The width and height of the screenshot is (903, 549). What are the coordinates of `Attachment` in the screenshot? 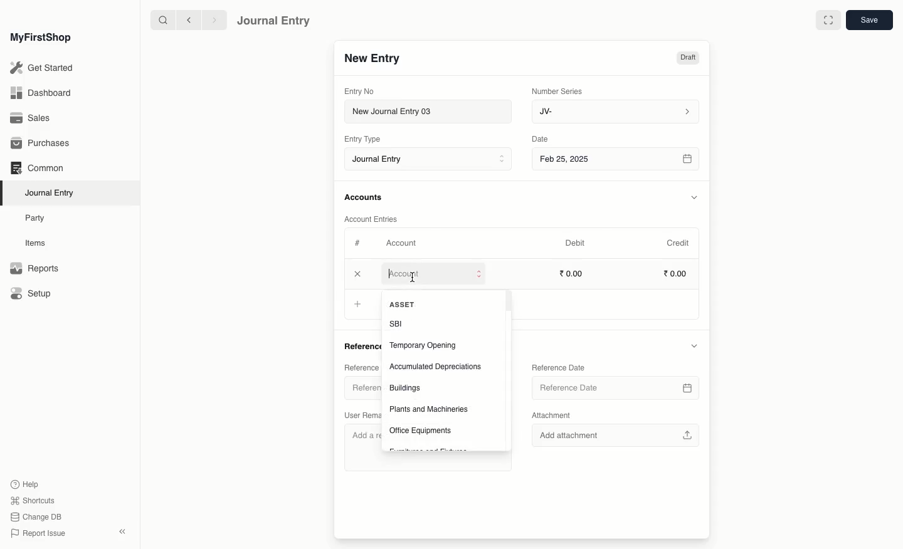 It's located at (551, 415).